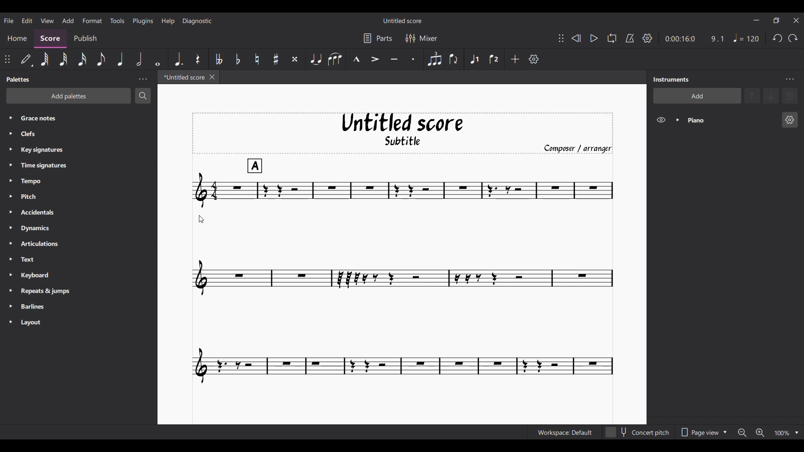  What do you see at coordinates (139, 59) in the screenshot?
I see `Half note` at bounding box center [139, 59].